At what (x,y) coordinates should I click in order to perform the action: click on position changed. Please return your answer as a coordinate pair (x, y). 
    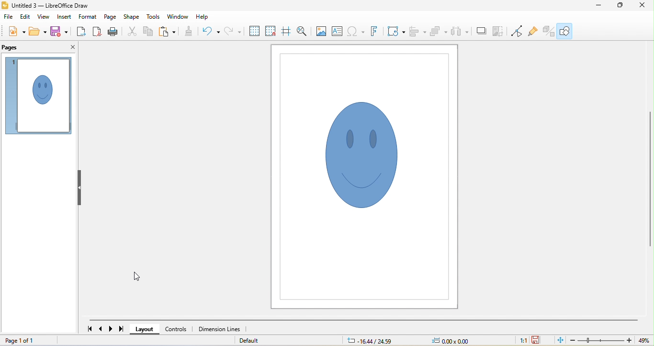
    Looking at the image, I should click on (371, 340).